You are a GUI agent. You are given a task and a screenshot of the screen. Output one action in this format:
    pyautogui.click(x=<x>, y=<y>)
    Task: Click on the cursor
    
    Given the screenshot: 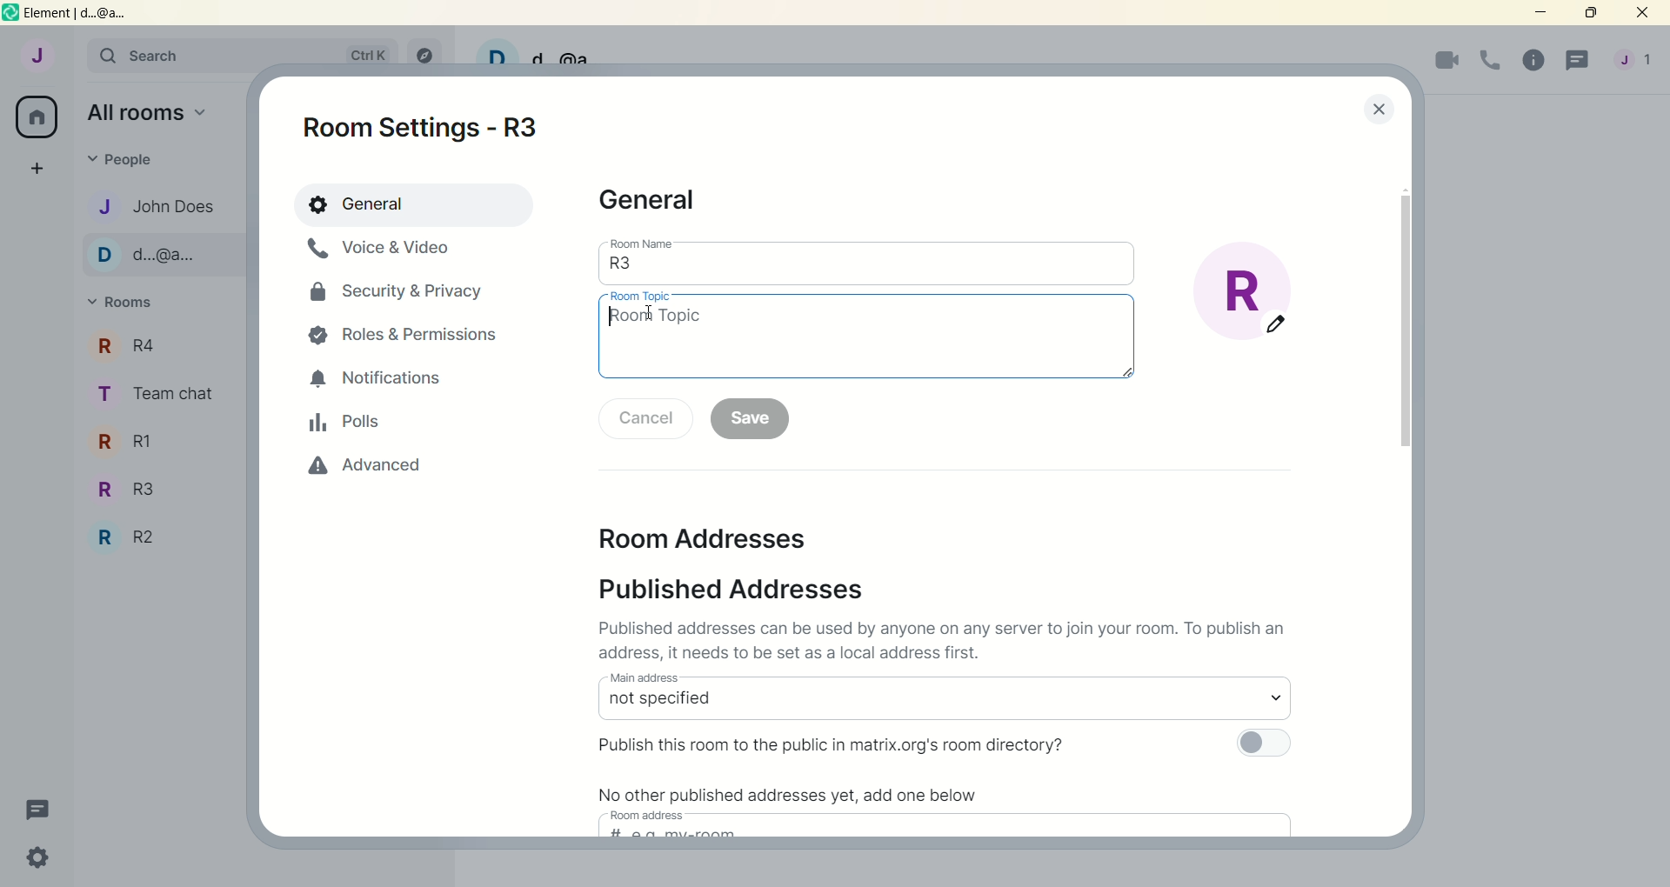 What is the action you would take?
    pyautogui.click(x=645, y=313)
    